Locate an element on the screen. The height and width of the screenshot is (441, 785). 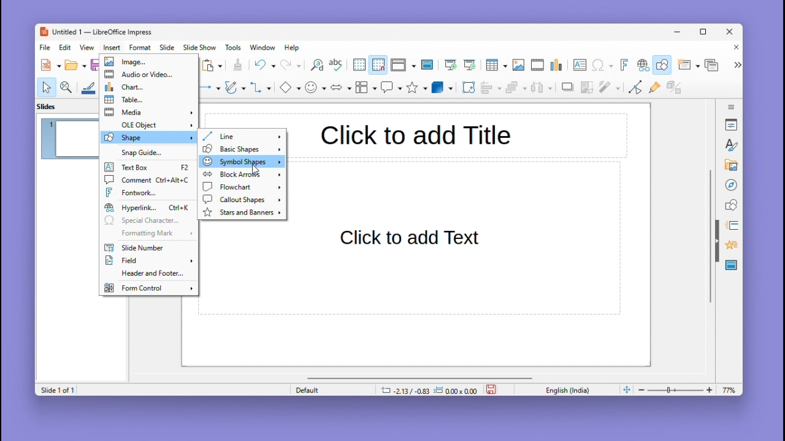
Arrow is located at coordinates (208, 88).